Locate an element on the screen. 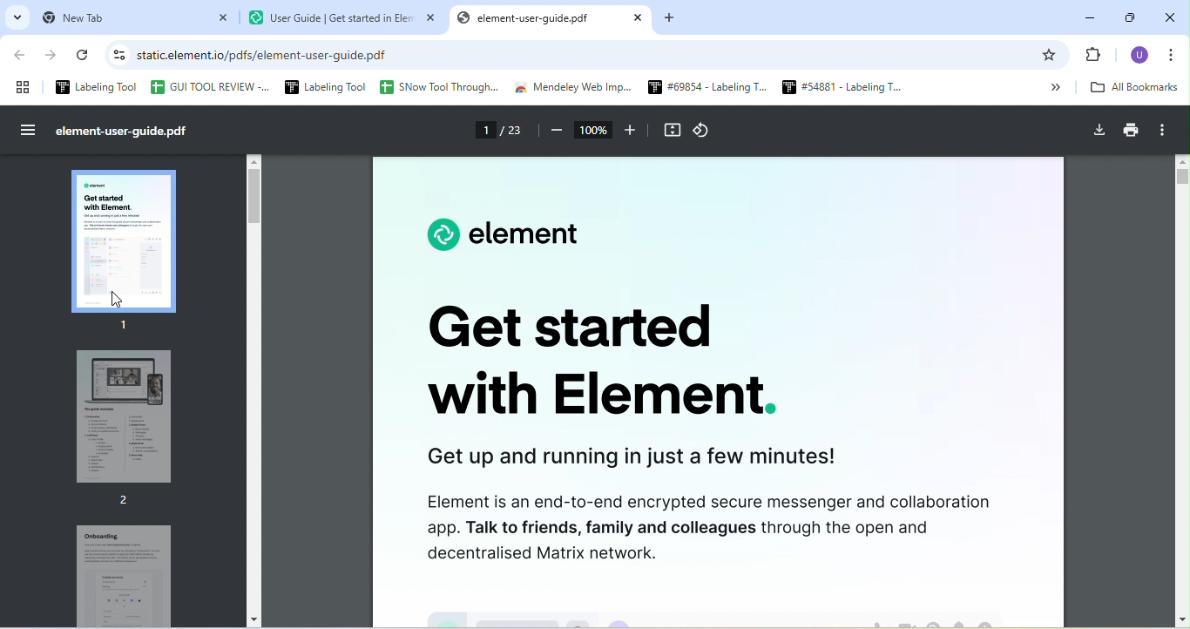 This screenshot has height=629, width=1190.  is located at coordinates (1099, 55).